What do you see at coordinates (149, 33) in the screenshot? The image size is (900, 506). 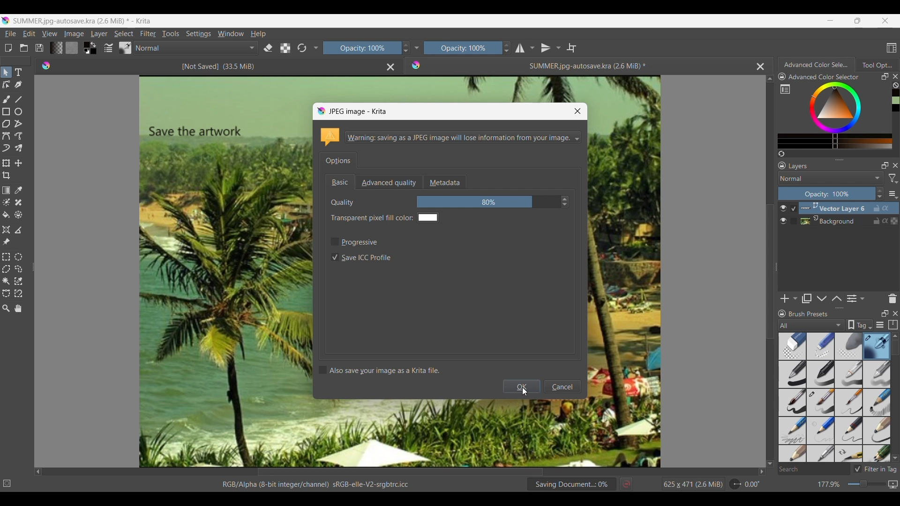 I see `Filter` at bounding box center [149, 33].